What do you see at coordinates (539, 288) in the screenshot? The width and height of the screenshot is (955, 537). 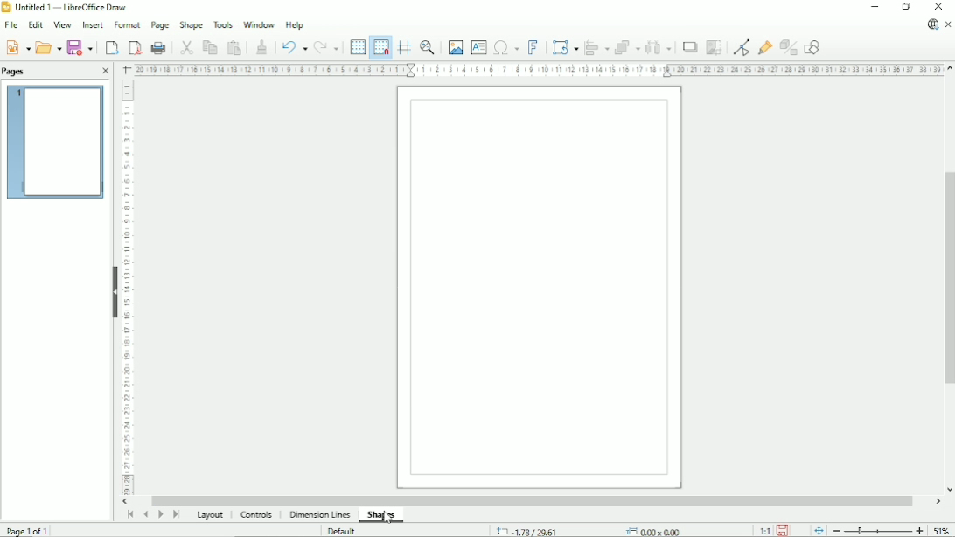 I see `Canvas` at bounding box center [539, 288].